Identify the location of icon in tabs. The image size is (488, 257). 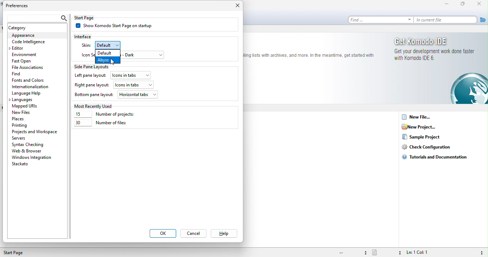
(132, 74).